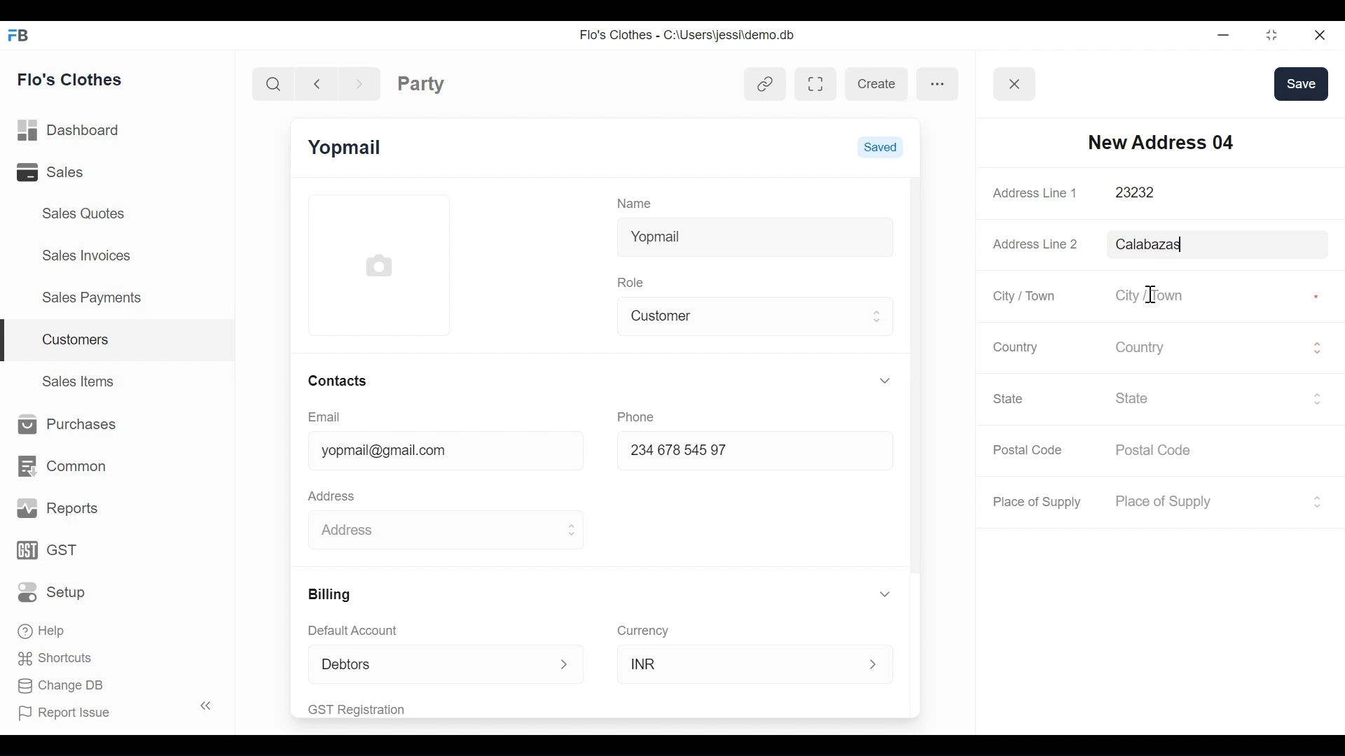 The height and width of the screenshot is (756, 1345). What do you see at coordinates (63, 425) in the screenshot?
I see `Purchases` at bounding box center [63, 425].